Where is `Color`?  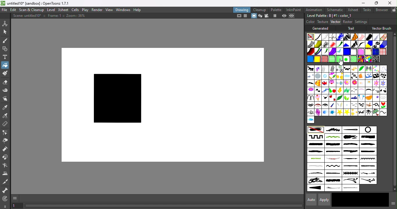 Color is located at coordinates (310, 21).